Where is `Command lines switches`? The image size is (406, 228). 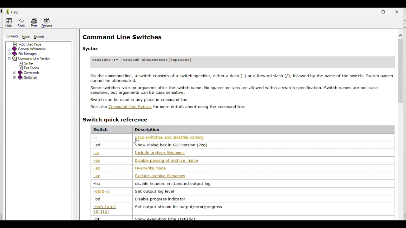
Command lines switches is located at coordinates (124, 37).